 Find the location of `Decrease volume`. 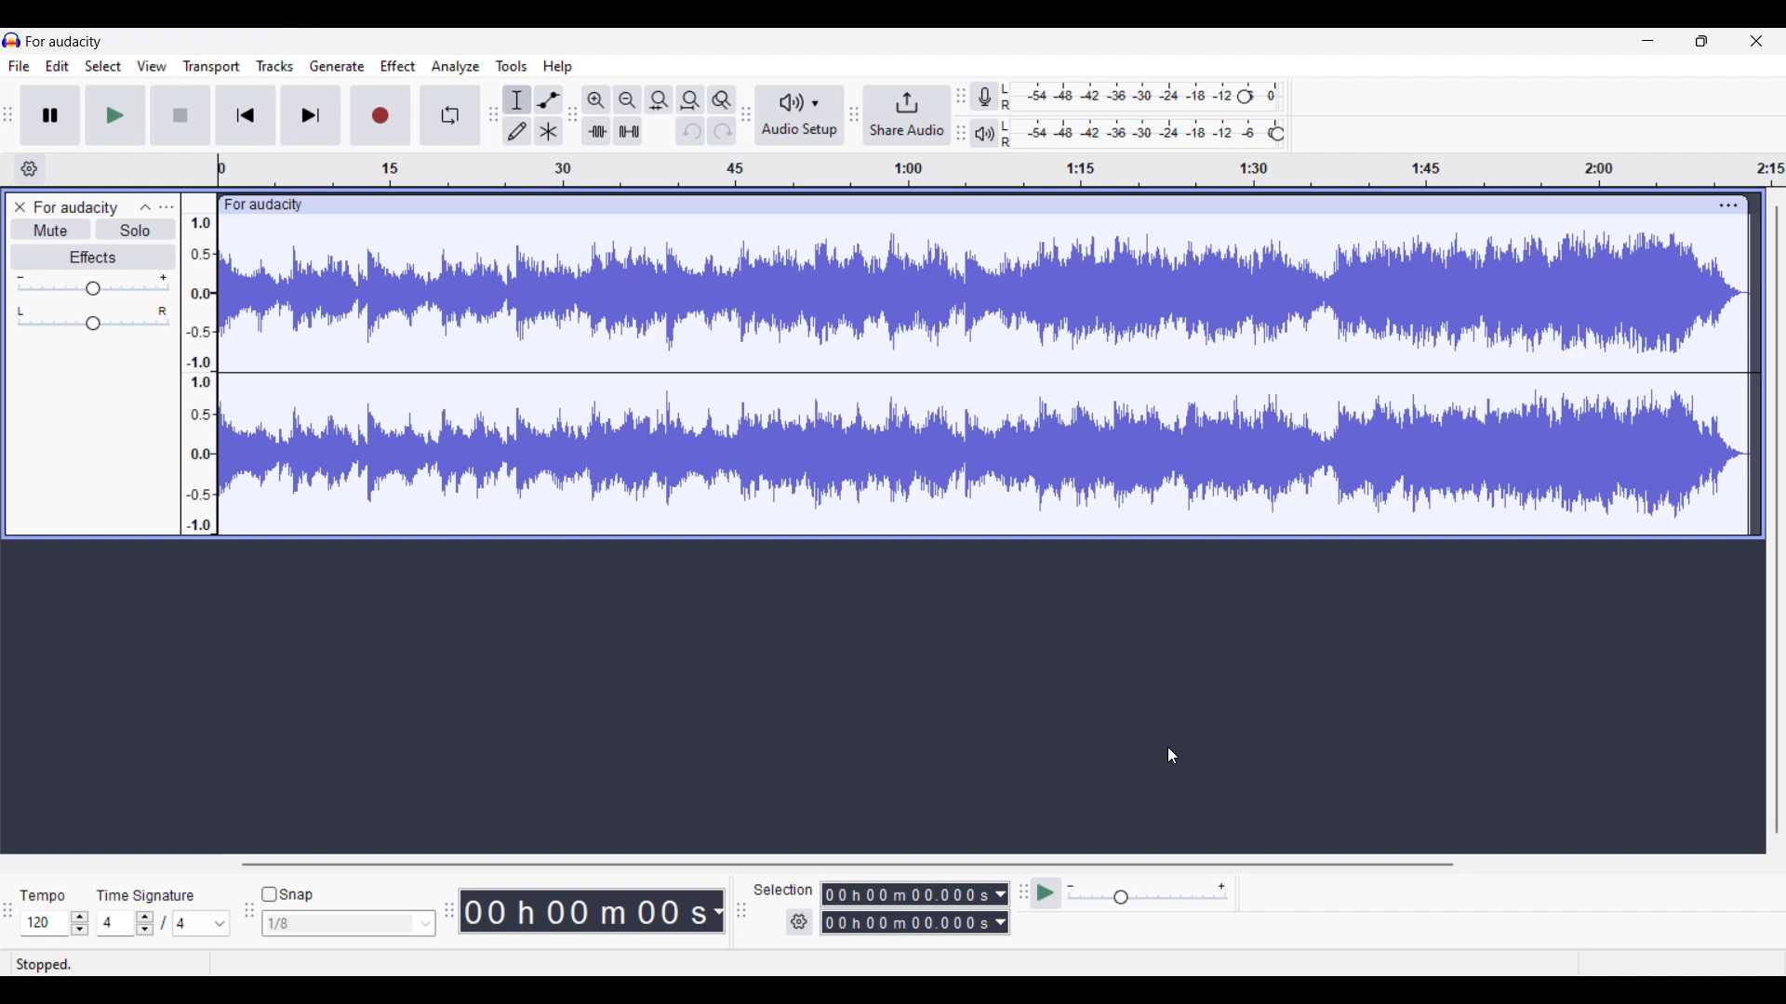

Decrease volume is located at coordinates (20, 278).